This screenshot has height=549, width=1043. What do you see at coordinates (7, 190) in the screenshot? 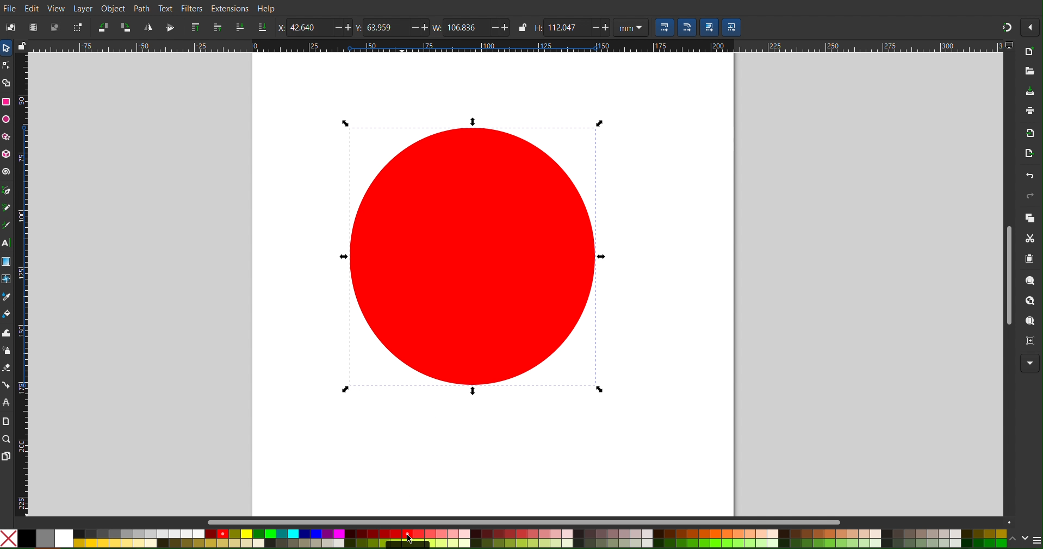
I see `Pen Tool` at bounding box center [7, 190].